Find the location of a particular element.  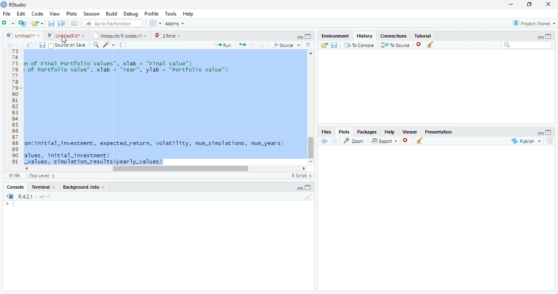

Console is located at coordinates (16, 187).